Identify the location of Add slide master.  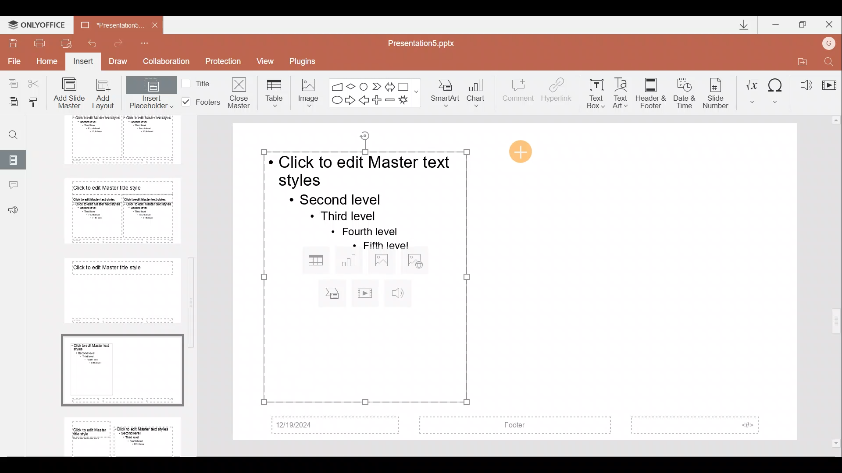
(71, 93).